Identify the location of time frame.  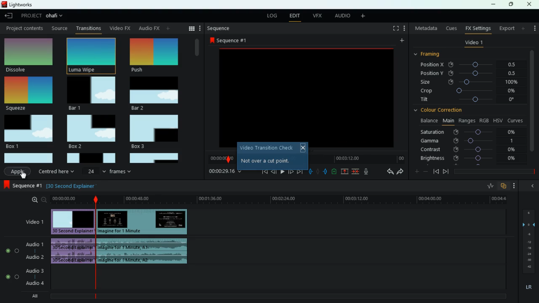
(494, 172).